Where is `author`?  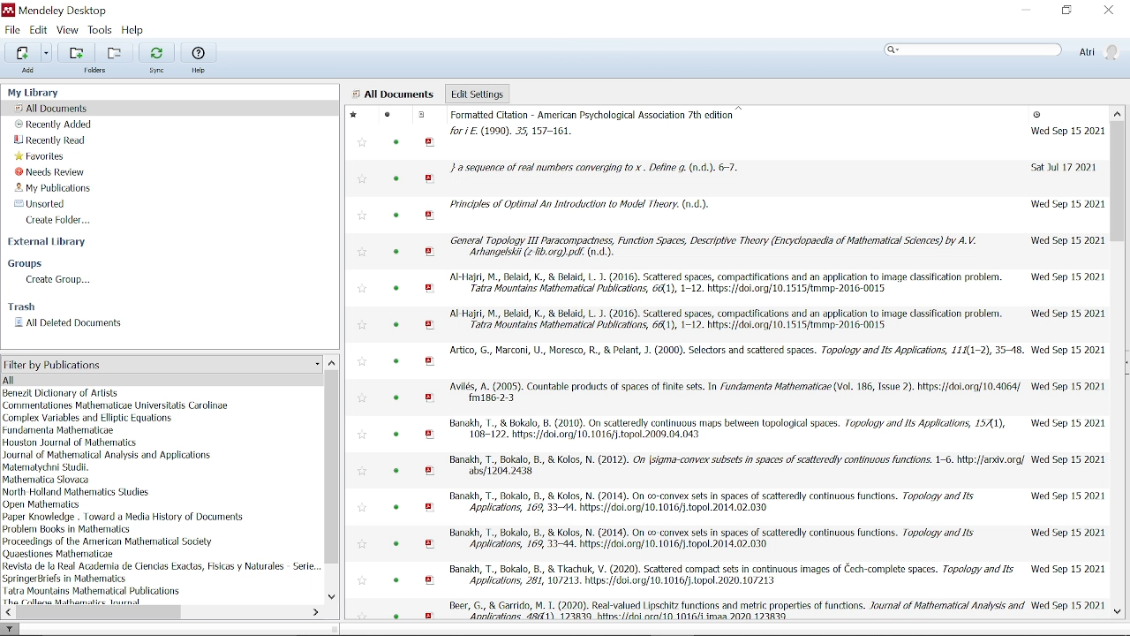
author is located at coordinates (107, 455).